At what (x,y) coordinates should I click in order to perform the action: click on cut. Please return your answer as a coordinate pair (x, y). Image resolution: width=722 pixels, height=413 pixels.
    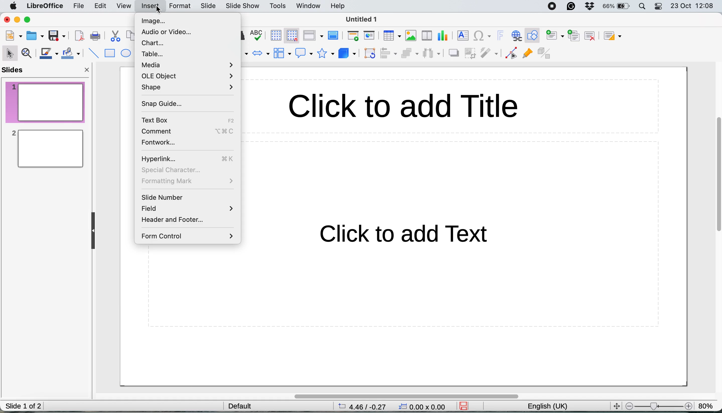
    Looking at the image, I should click on (116, 37).